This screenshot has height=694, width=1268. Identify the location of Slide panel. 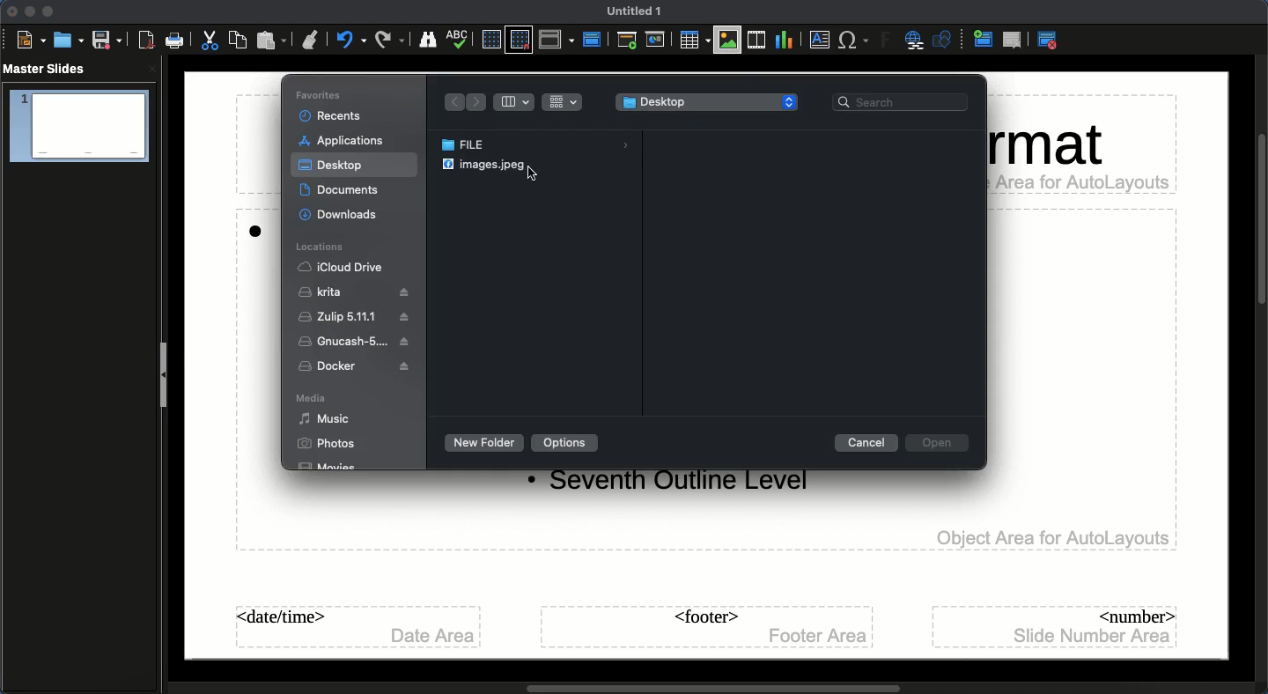
(164, 376).